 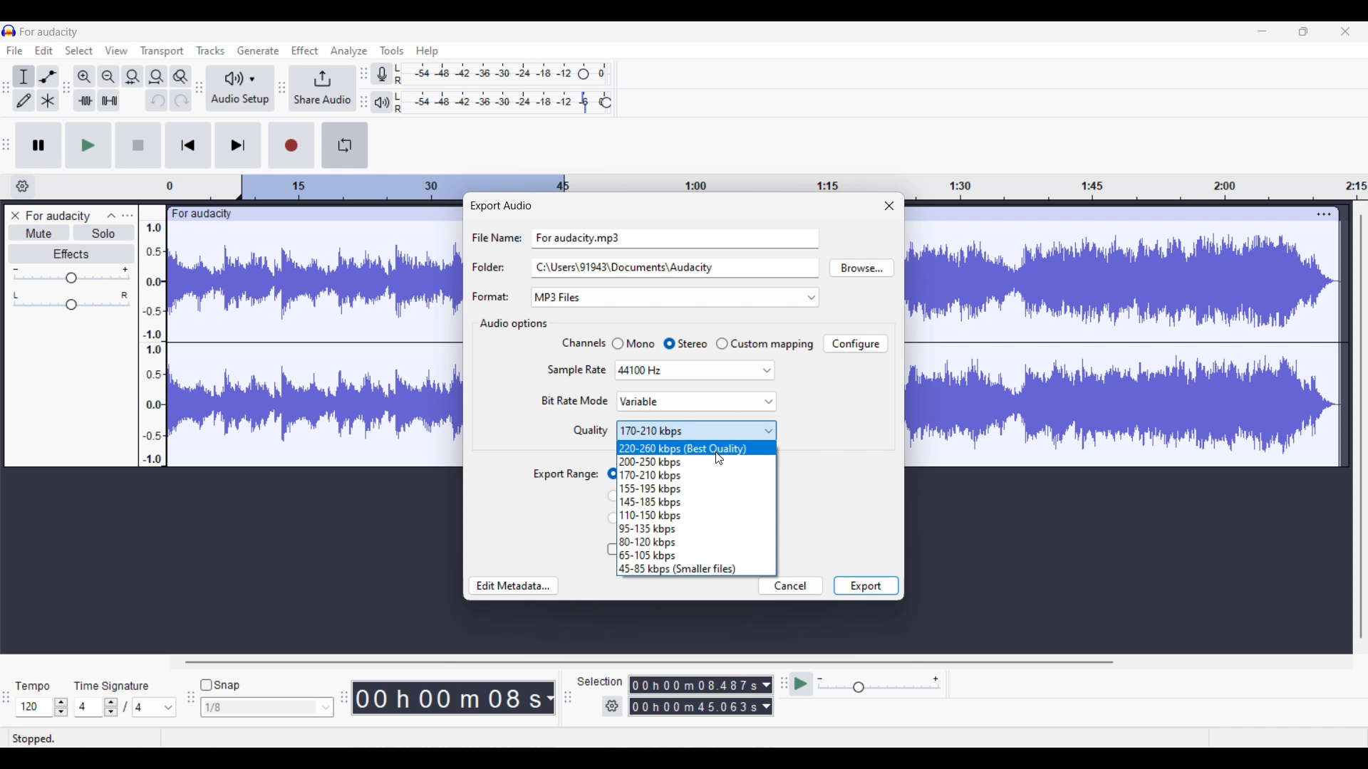 What do you see at coordinates (322, 88) in the screenshot?
I see `Share audio` at bounding box center [322, 88].